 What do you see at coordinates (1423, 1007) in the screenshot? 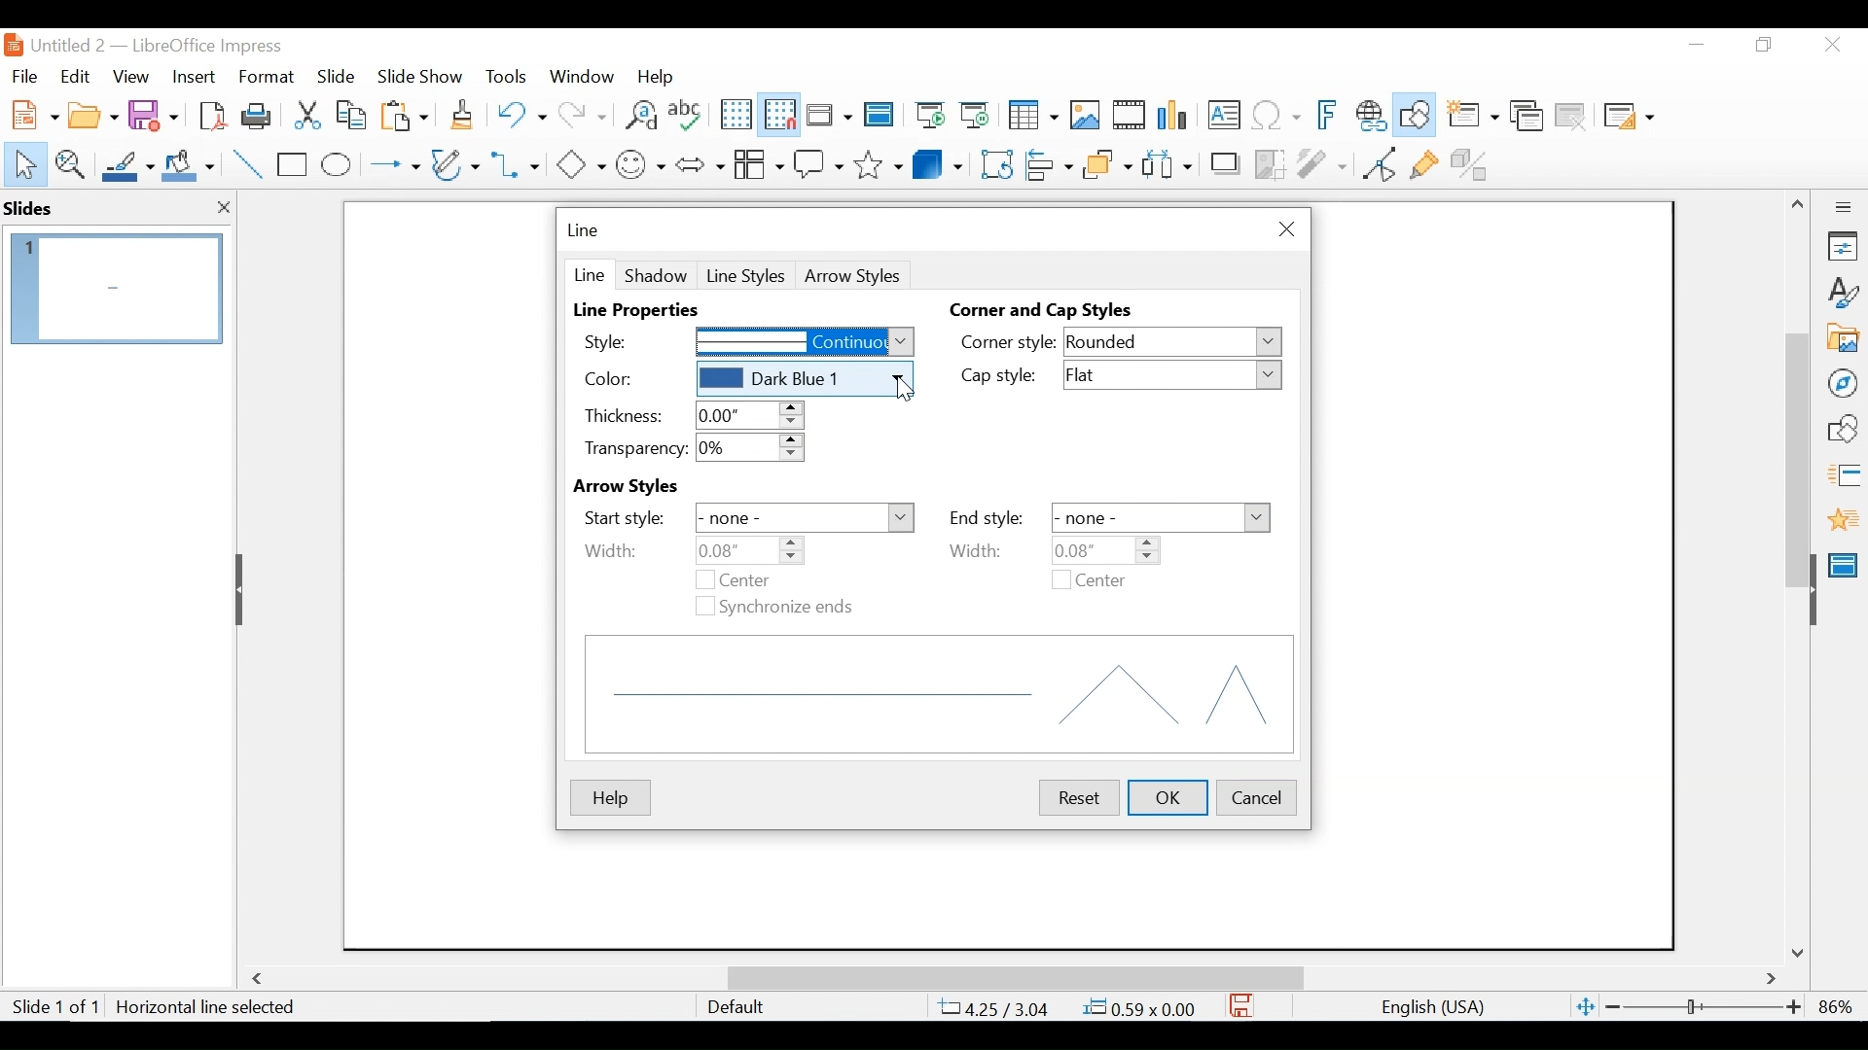
I see `English(USA)` at bounding box center [1423, 1007].